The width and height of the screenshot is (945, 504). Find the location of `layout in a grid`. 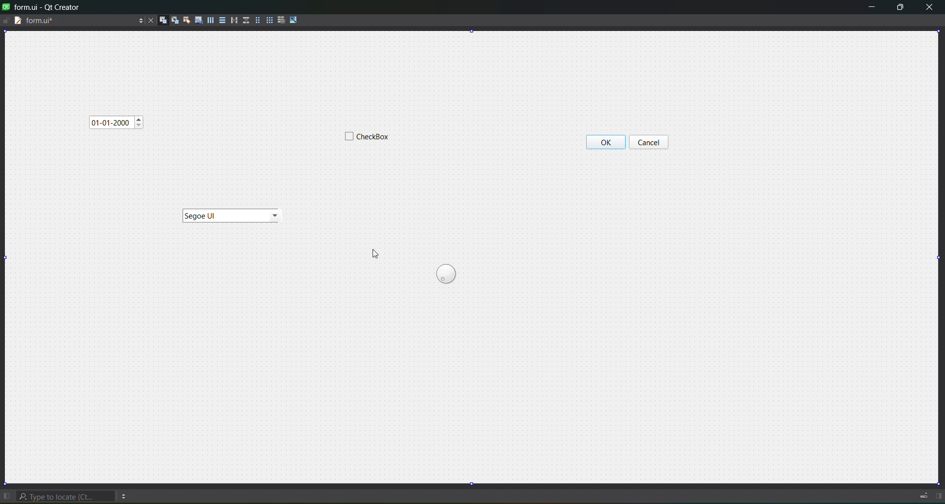

layout in a grid is located at coordinates (268, 20).